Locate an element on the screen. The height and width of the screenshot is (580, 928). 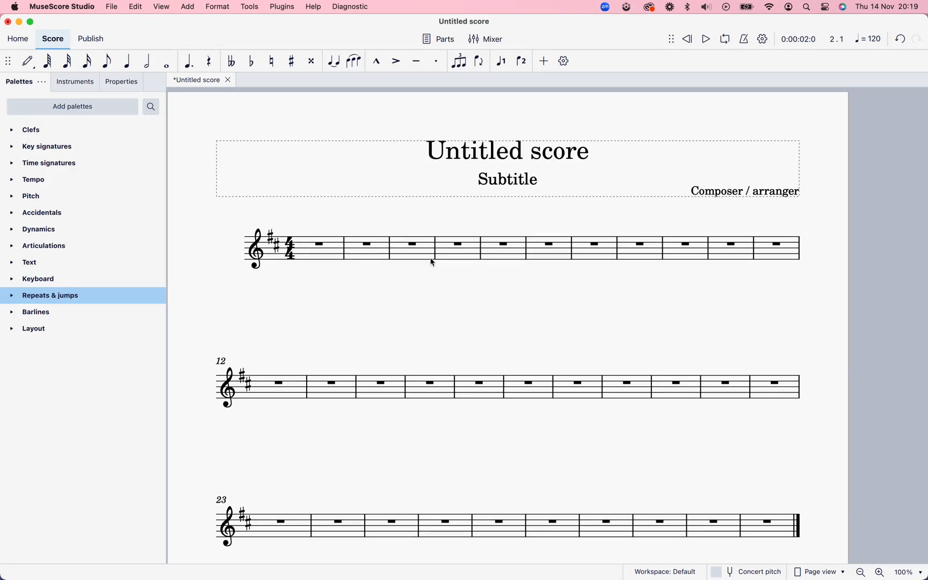
loom is located at coordinates (669, 8).